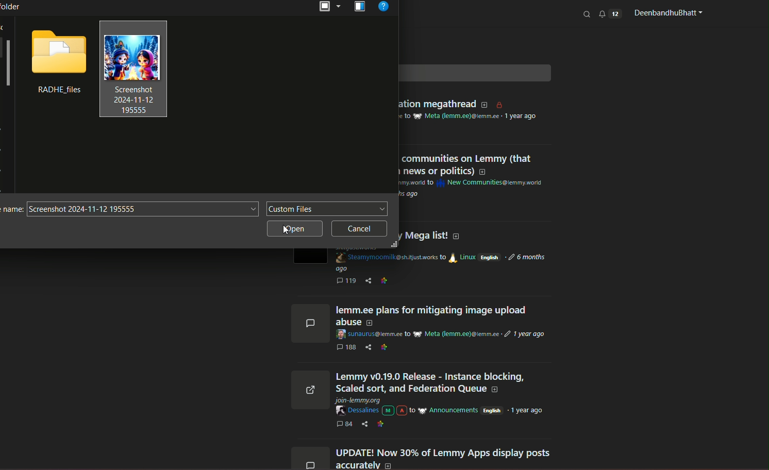 The width and height of the screenshot is (769, 470). I want to click on icons, so click(309, 385).